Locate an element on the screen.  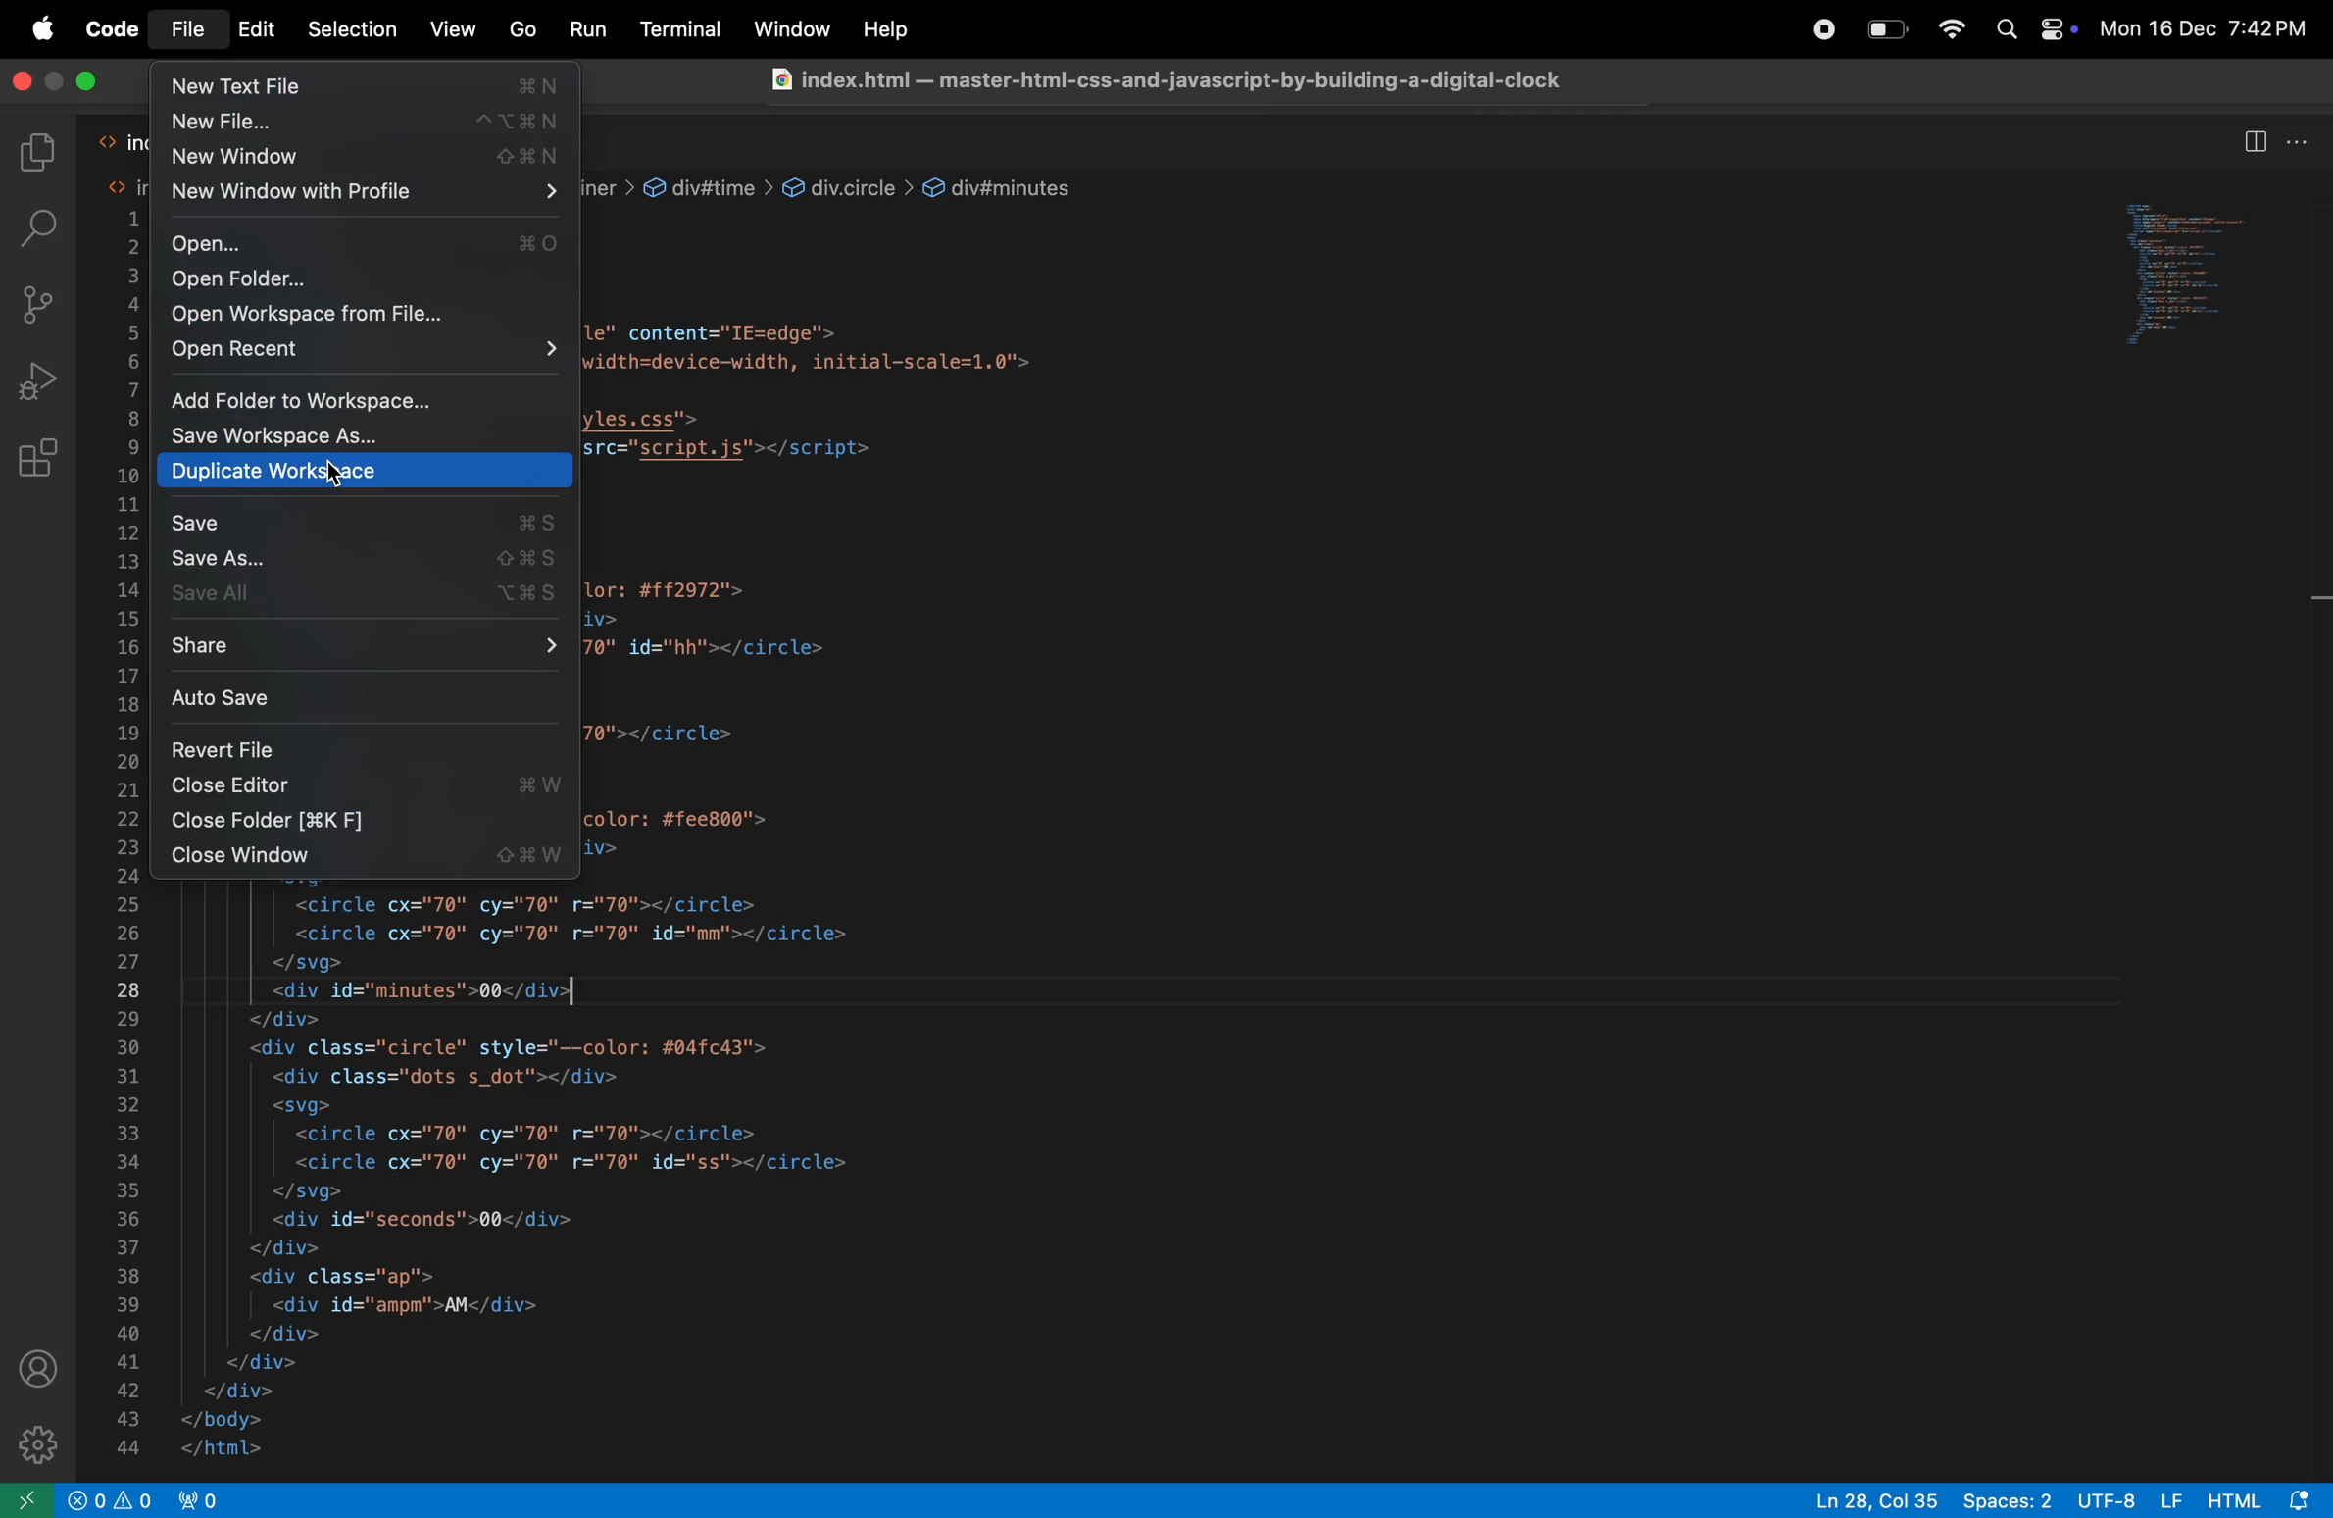
save workspace is located at coordinates (361, 439).